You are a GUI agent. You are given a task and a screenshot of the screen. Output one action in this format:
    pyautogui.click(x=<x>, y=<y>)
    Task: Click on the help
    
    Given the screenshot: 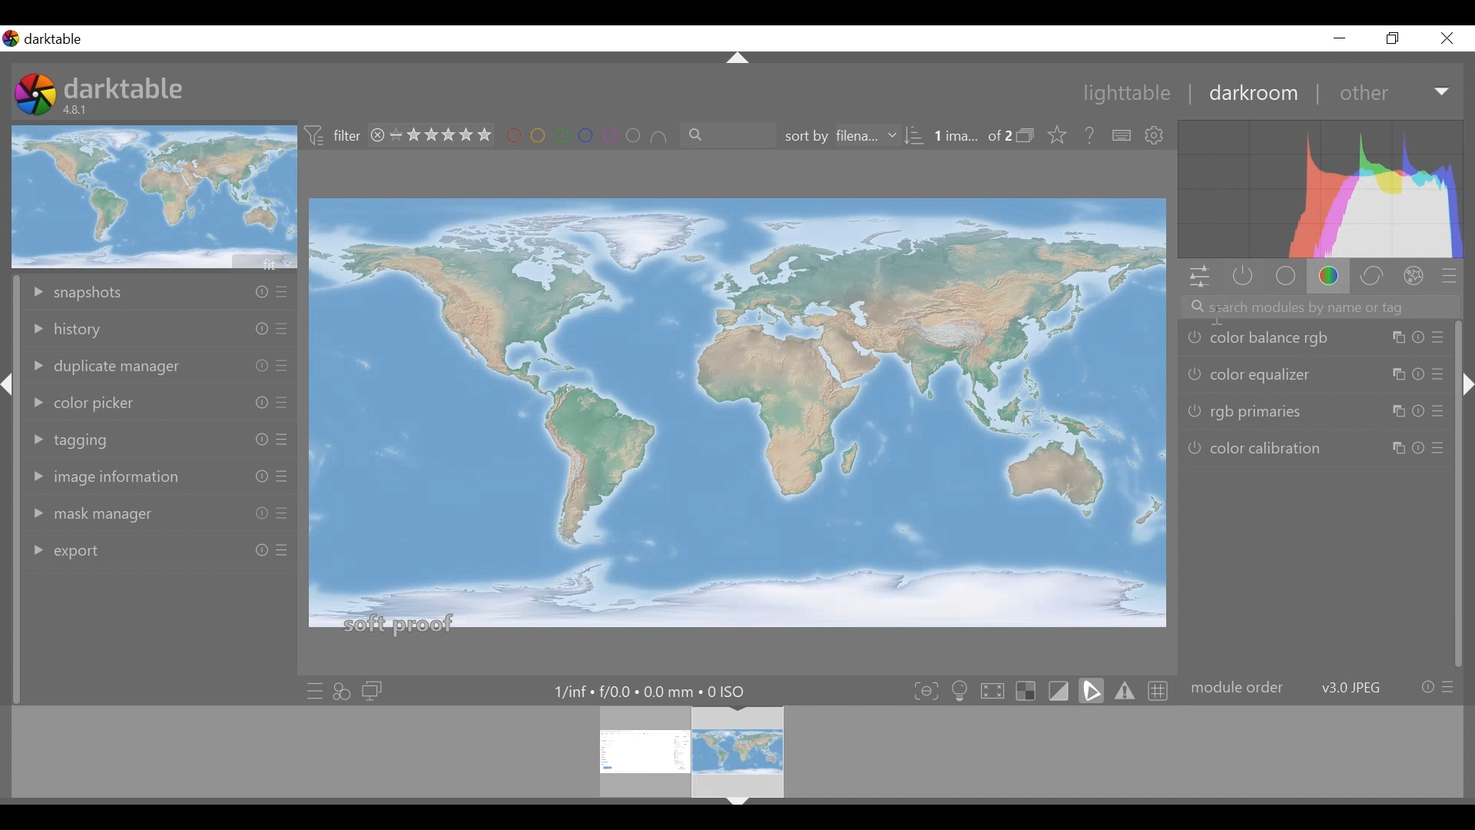 What is the action you would take?
    pyautogui.click(x=1091, y=136)
    